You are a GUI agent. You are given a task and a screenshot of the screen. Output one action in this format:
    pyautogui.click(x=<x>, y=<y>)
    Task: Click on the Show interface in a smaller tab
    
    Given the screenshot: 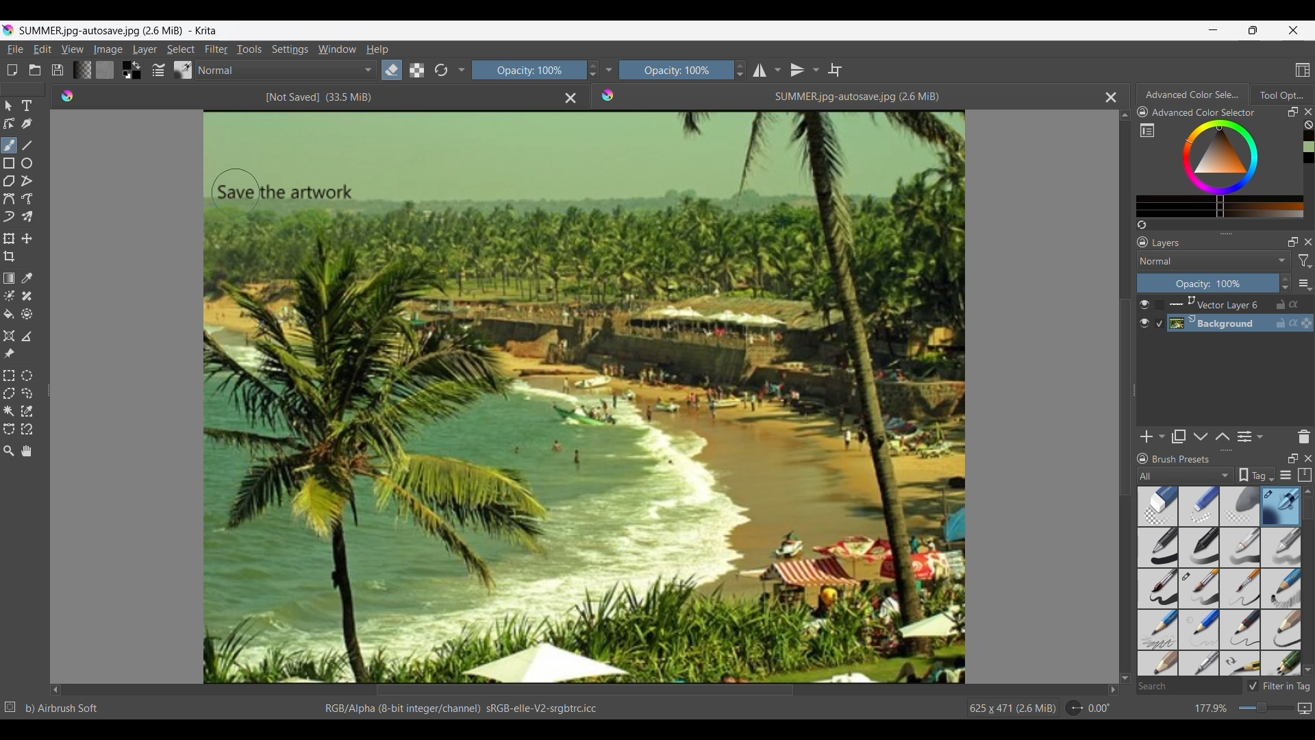 What is the action you would take?
    pyautogui.click(x=1253, y=30)
    